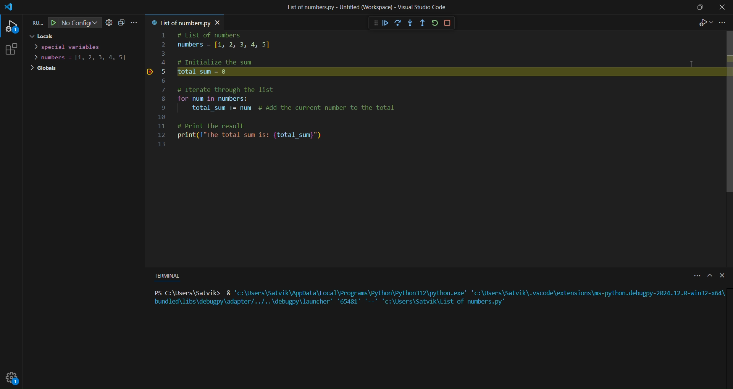  What do you see at coordinates (727, 113) in the screenshot?
I see `Scroll bar` at bounding box center [727, 113].